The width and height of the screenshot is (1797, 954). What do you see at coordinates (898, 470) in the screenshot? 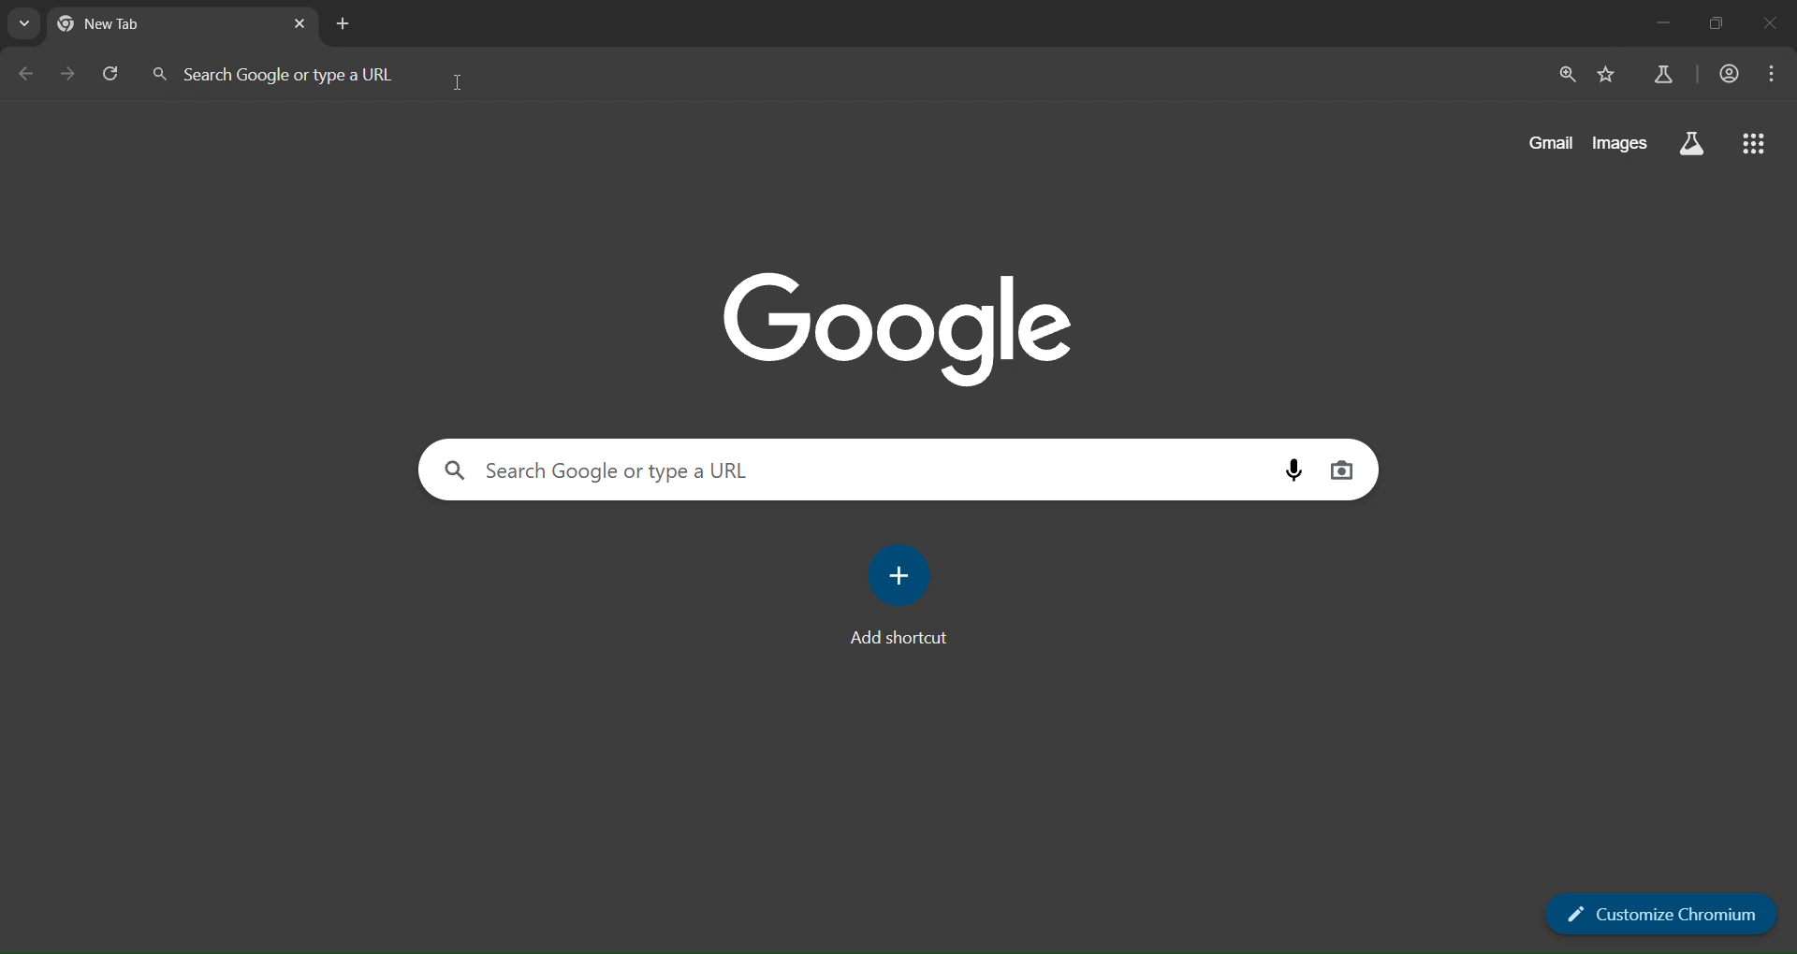
I see `search panel` at bounding box center [898, 470].